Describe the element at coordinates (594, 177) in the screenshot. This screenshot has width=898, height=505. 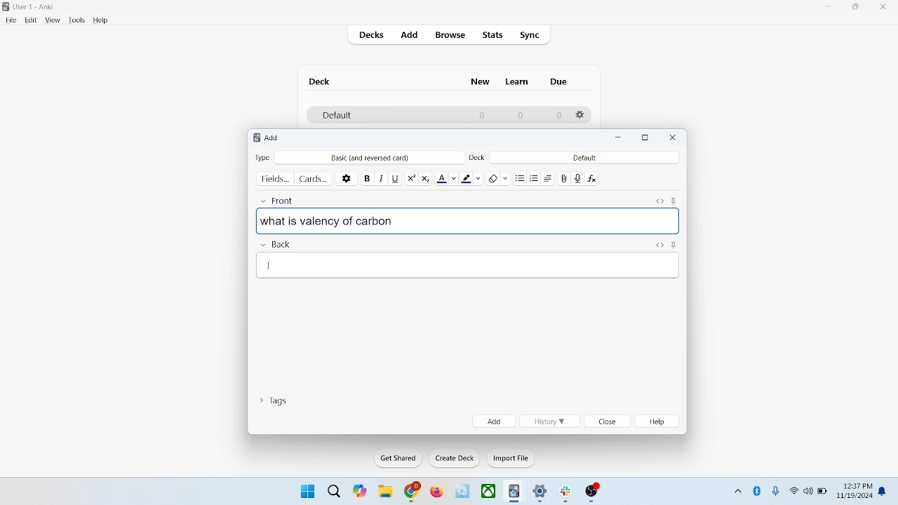
I see `function` at that location.